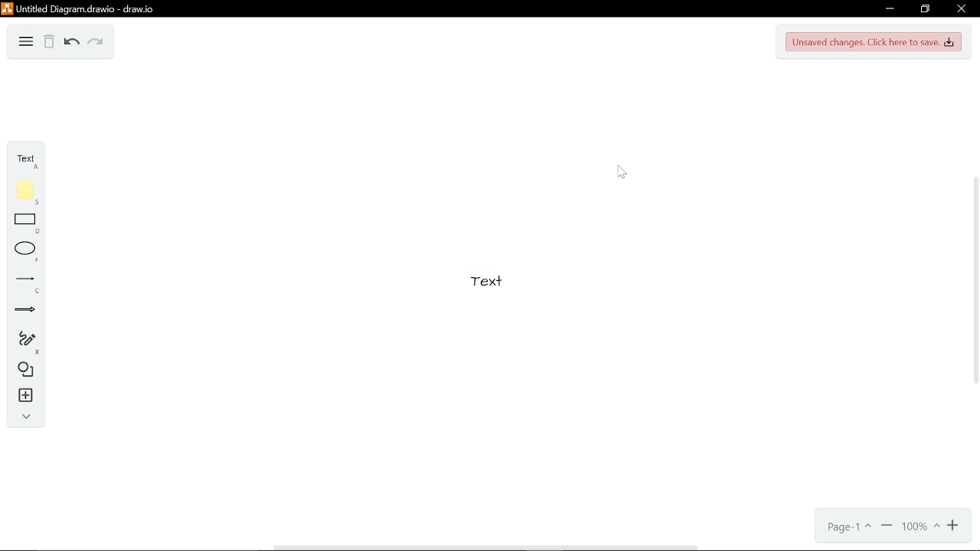 The width and height of the screenshot is (980, 551). What do you see at coordinates (925, 10) in the screenshot?
I see `Restore down` at bounding box center [925, 10].